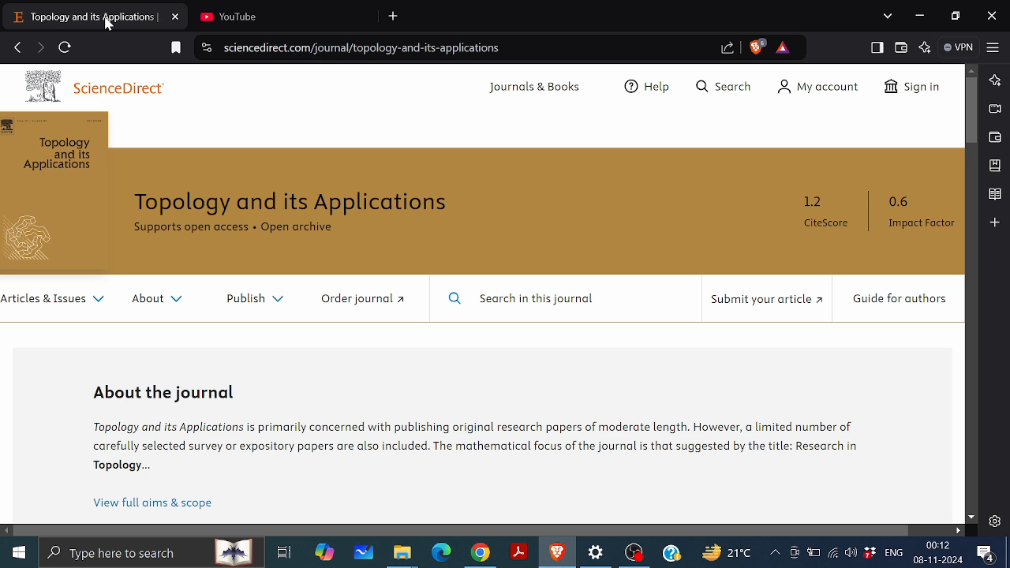 This screenshot has width=1010, height=568. I want to click on VPN, so click(960, 47).